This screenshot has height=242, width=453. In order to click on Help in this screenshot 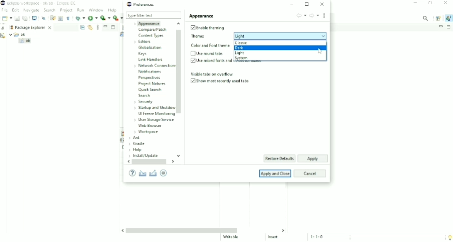, I will do `click(136, 150)`.